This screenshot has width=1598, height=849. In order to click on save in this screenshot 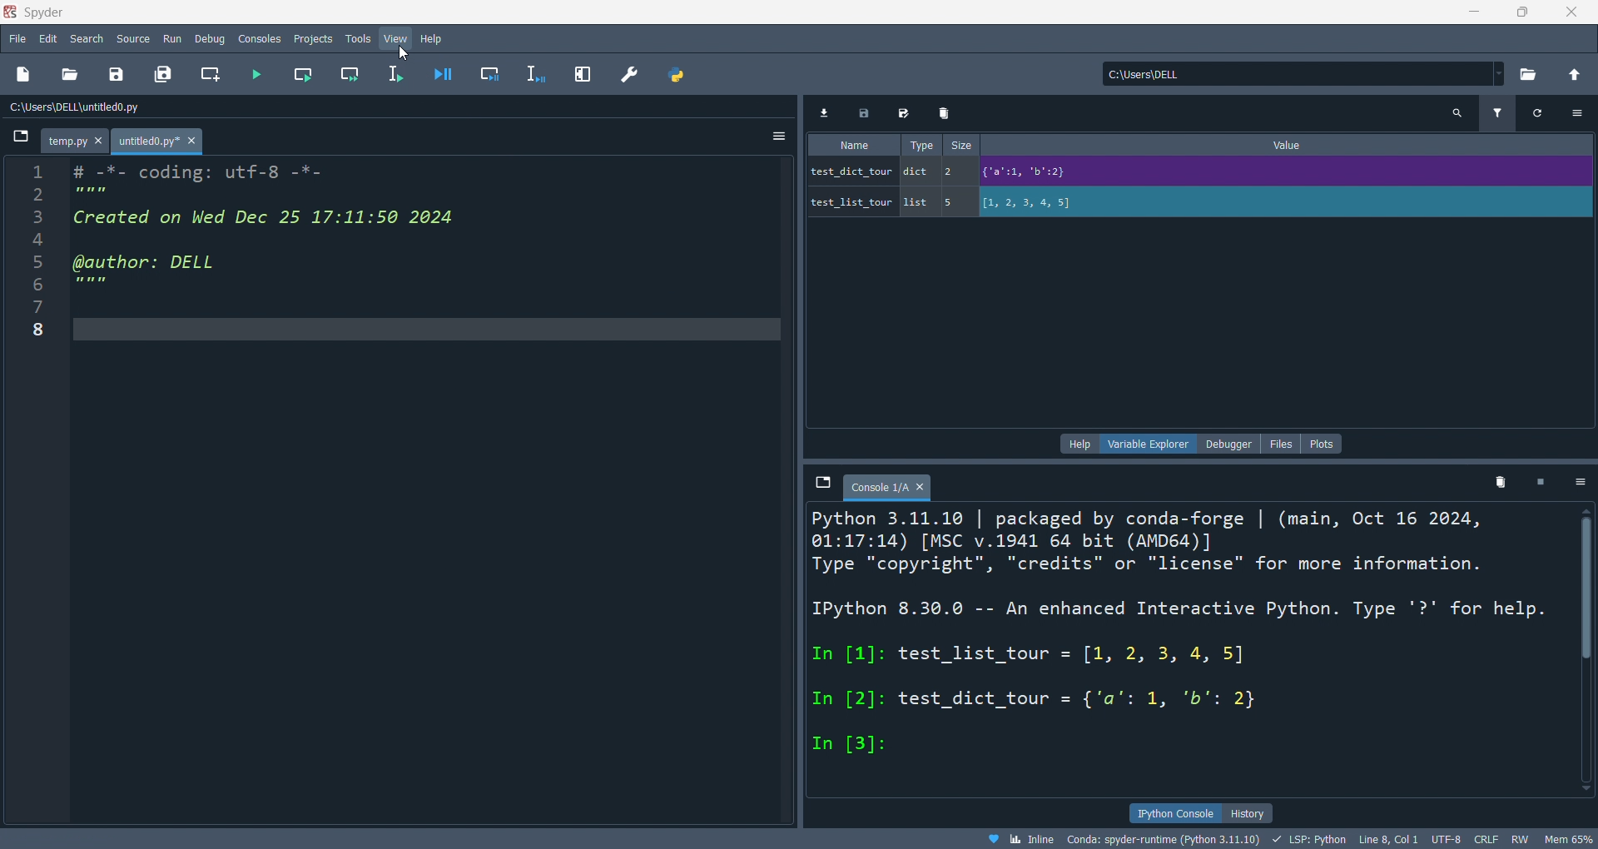, I will do `click(863, 114)`.